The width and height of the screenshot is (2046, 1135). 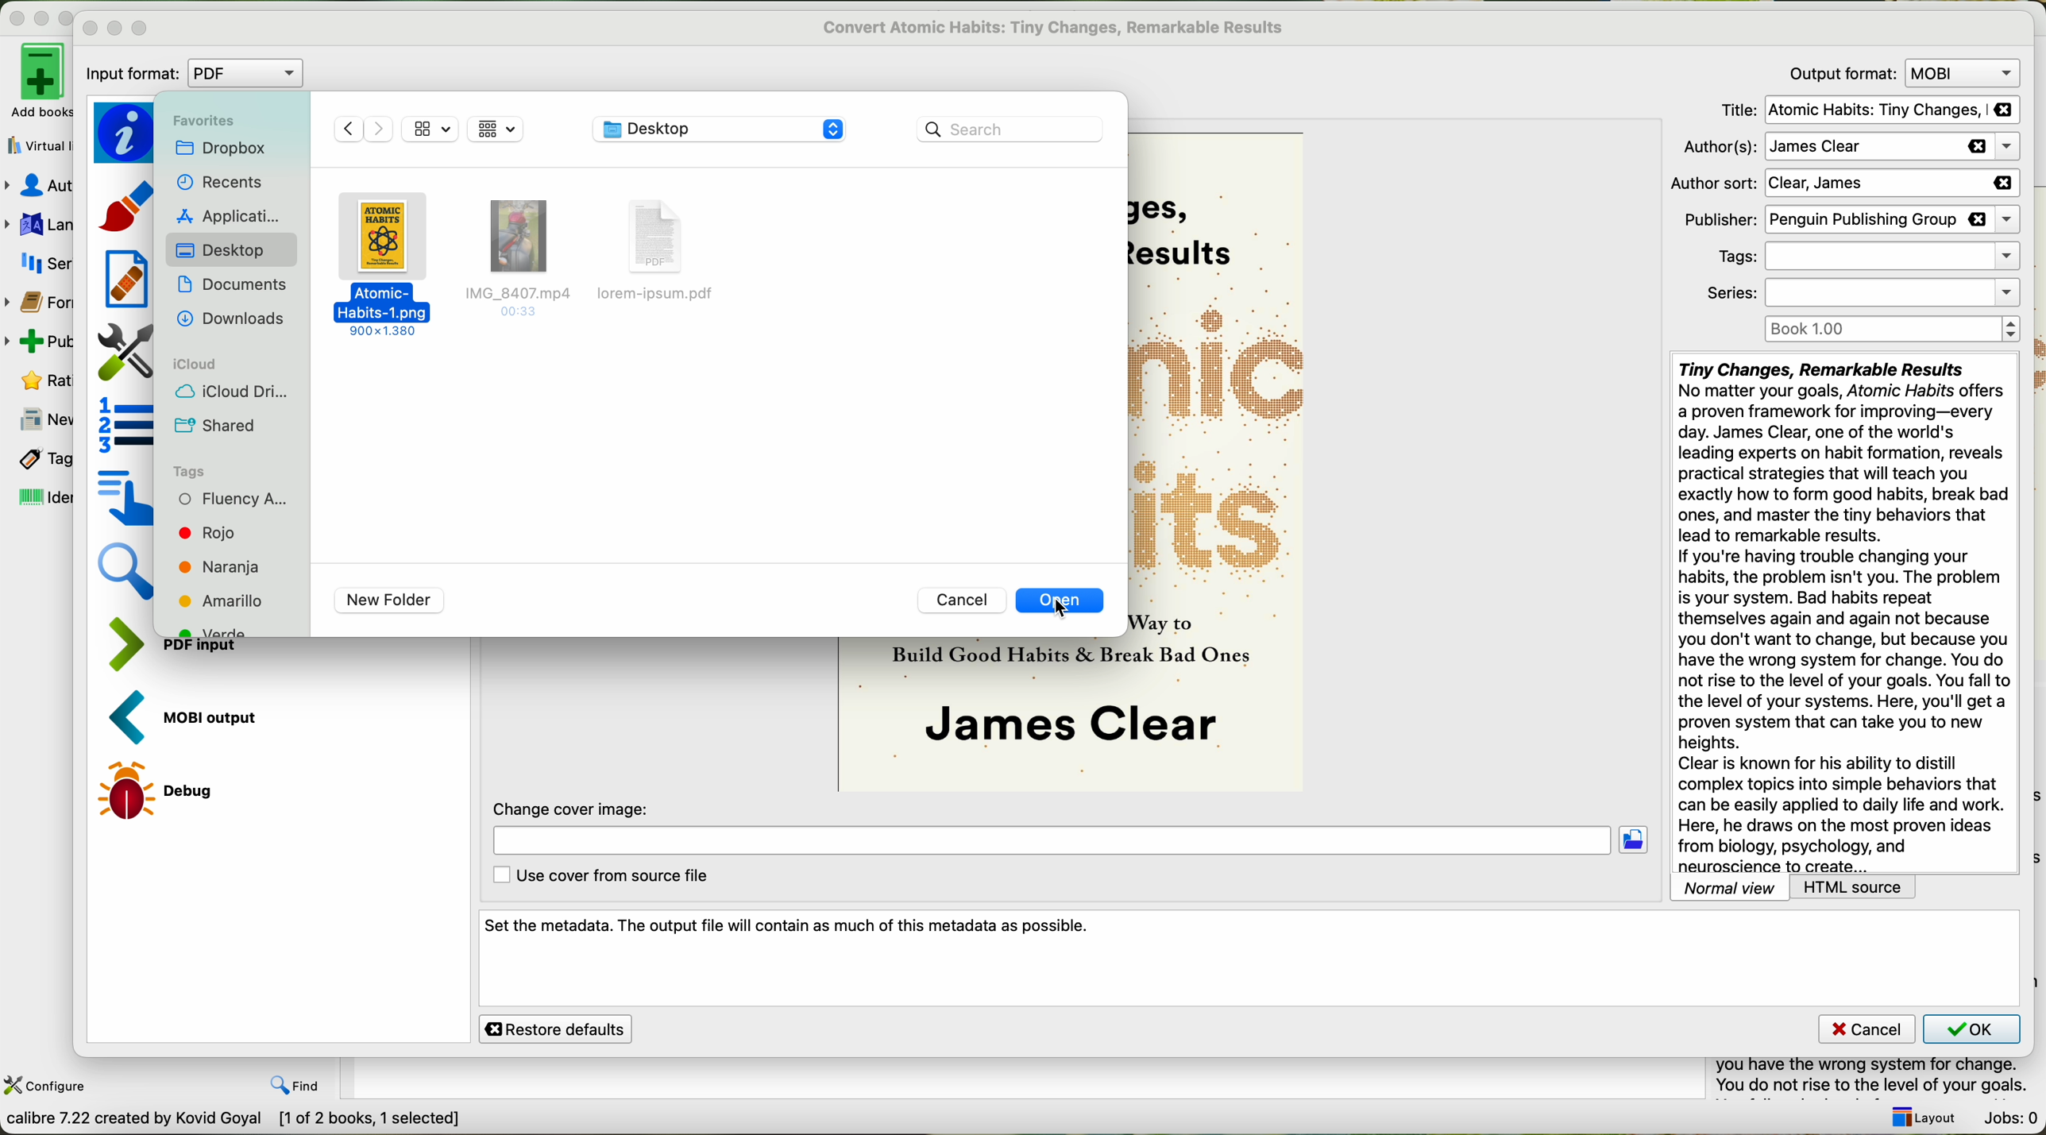 What do you see at coordinates (574, 808) in the screenshot?
I see `change cover image` at bounding box center [574, 808].